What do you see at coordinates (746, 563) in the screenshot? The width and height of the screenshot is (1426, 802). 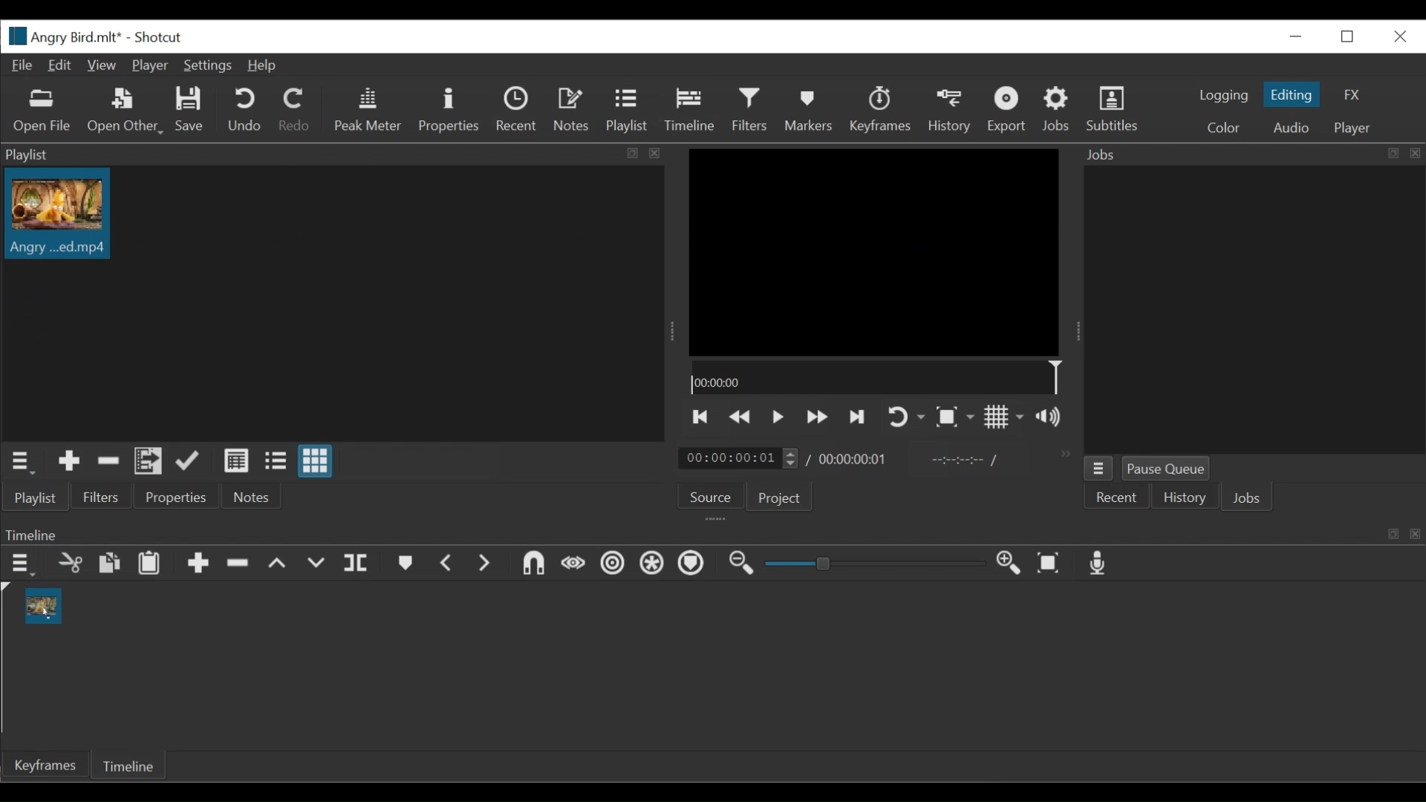 I see `Zoom timeline out ` at bounding box center [746, 563].